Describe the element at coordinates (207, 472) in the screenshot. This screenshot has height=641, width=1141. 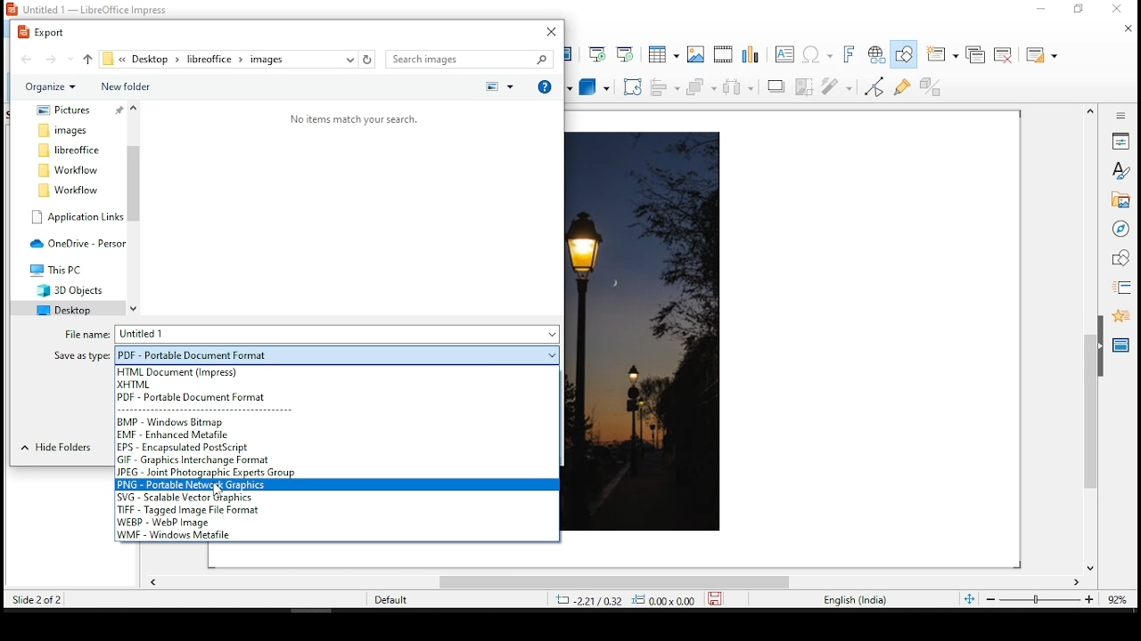
I see `jpeg` at that location.